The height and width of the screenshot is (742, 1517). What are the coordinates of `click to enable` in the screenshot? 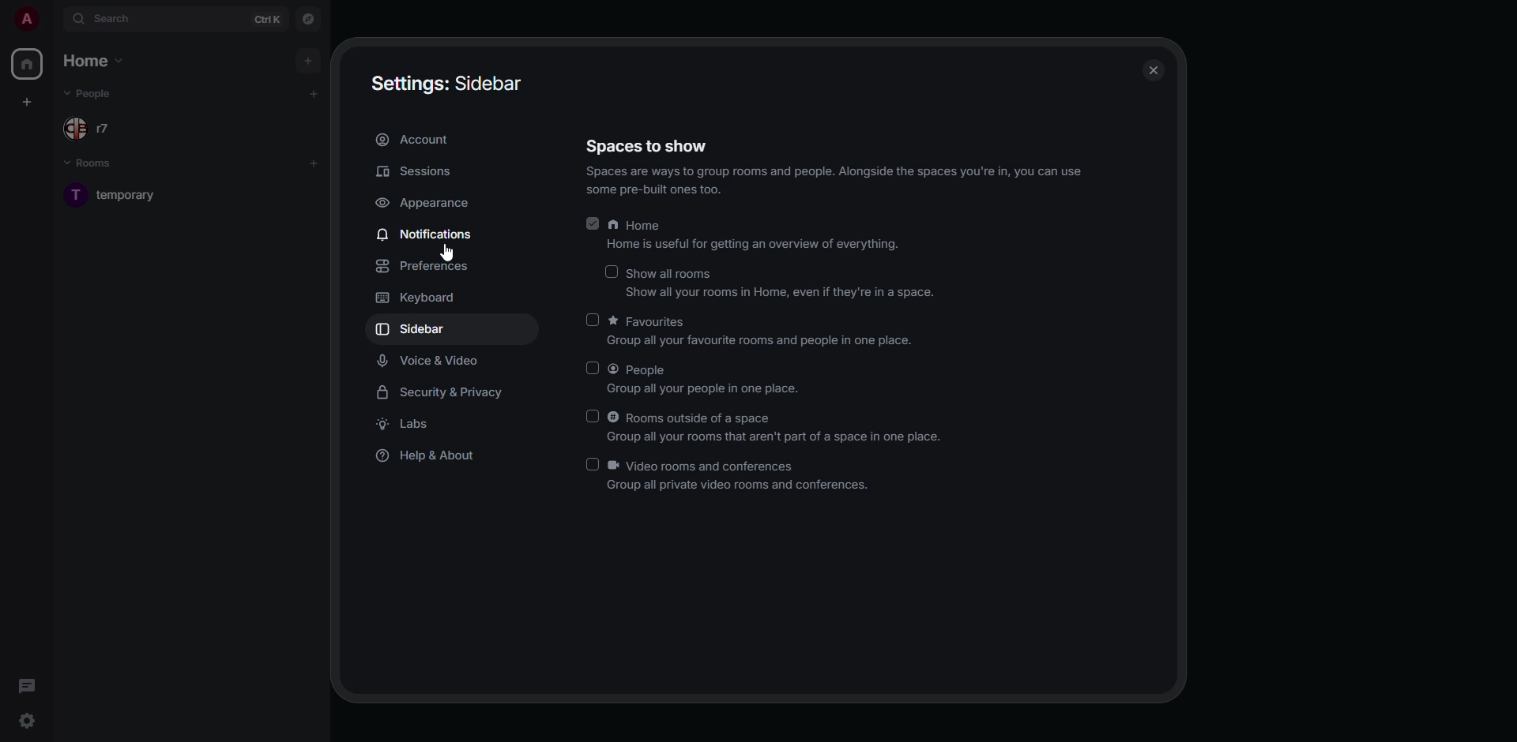 It's located at (593, 462).